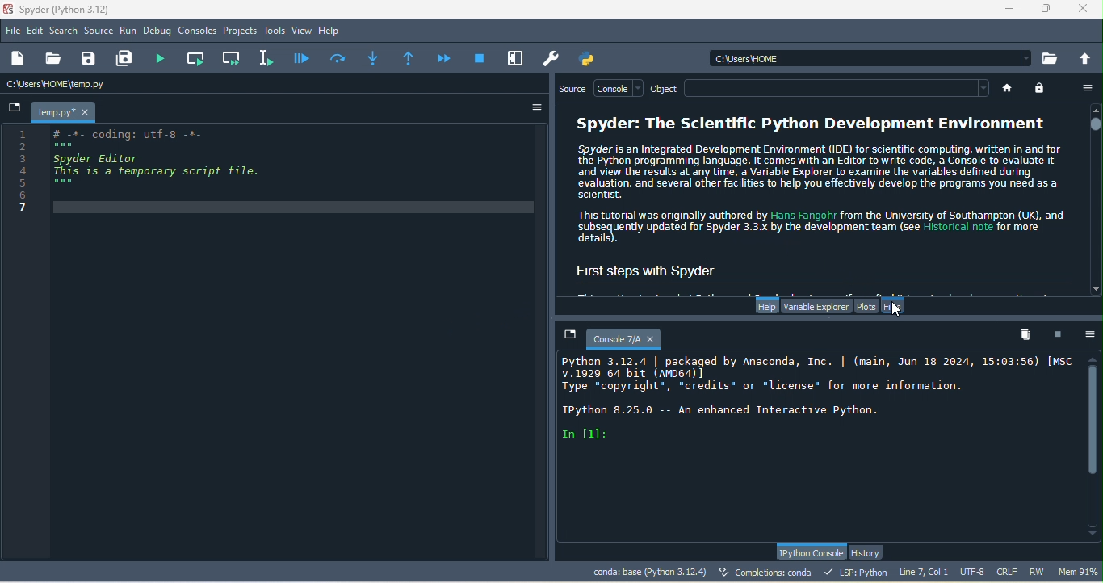 Image resolution: width=1103 pixels, height=583 pixels. What do you see at coordinates (814, 400) in the screenshot?
I see `console text` at bounding box center [814, 400].